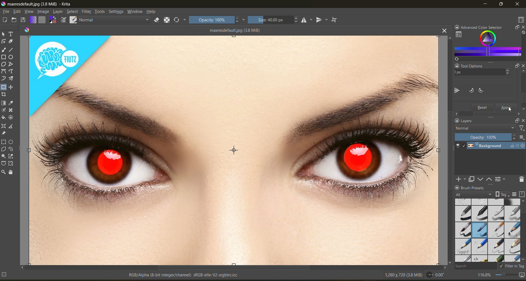 This screenshot has height=281, width=526. Describe the element at coordinates (14, 20) in the screenshot. I see `open` at that location.